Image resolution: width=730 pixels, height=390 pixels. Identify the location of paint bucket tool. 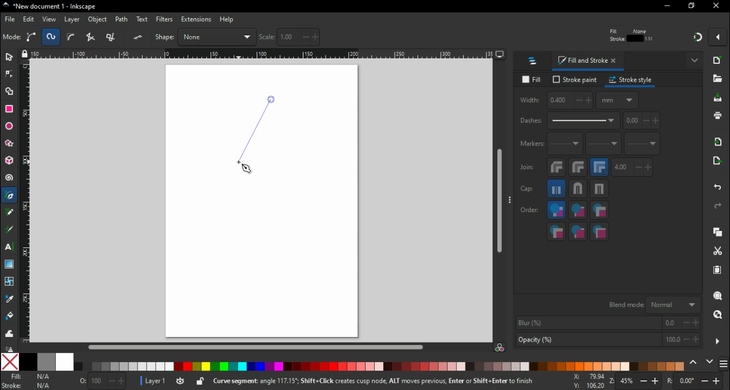
(8, 317).